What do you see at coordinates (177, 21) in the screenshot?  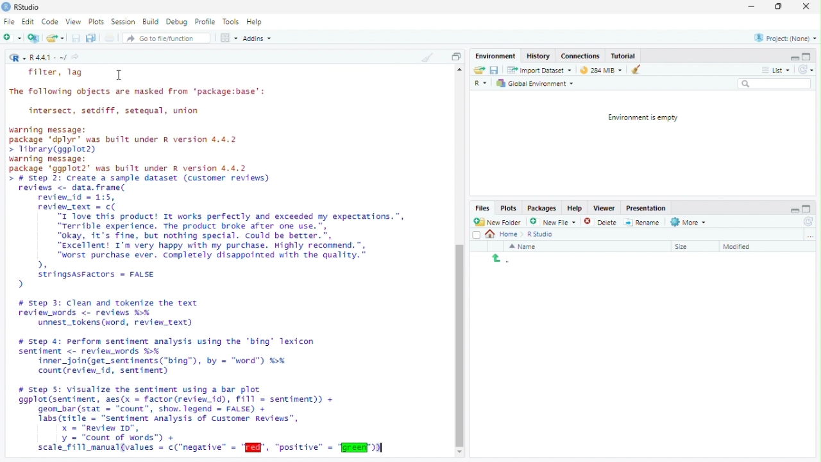 I see `Debug` at bounding box center [177, 21].